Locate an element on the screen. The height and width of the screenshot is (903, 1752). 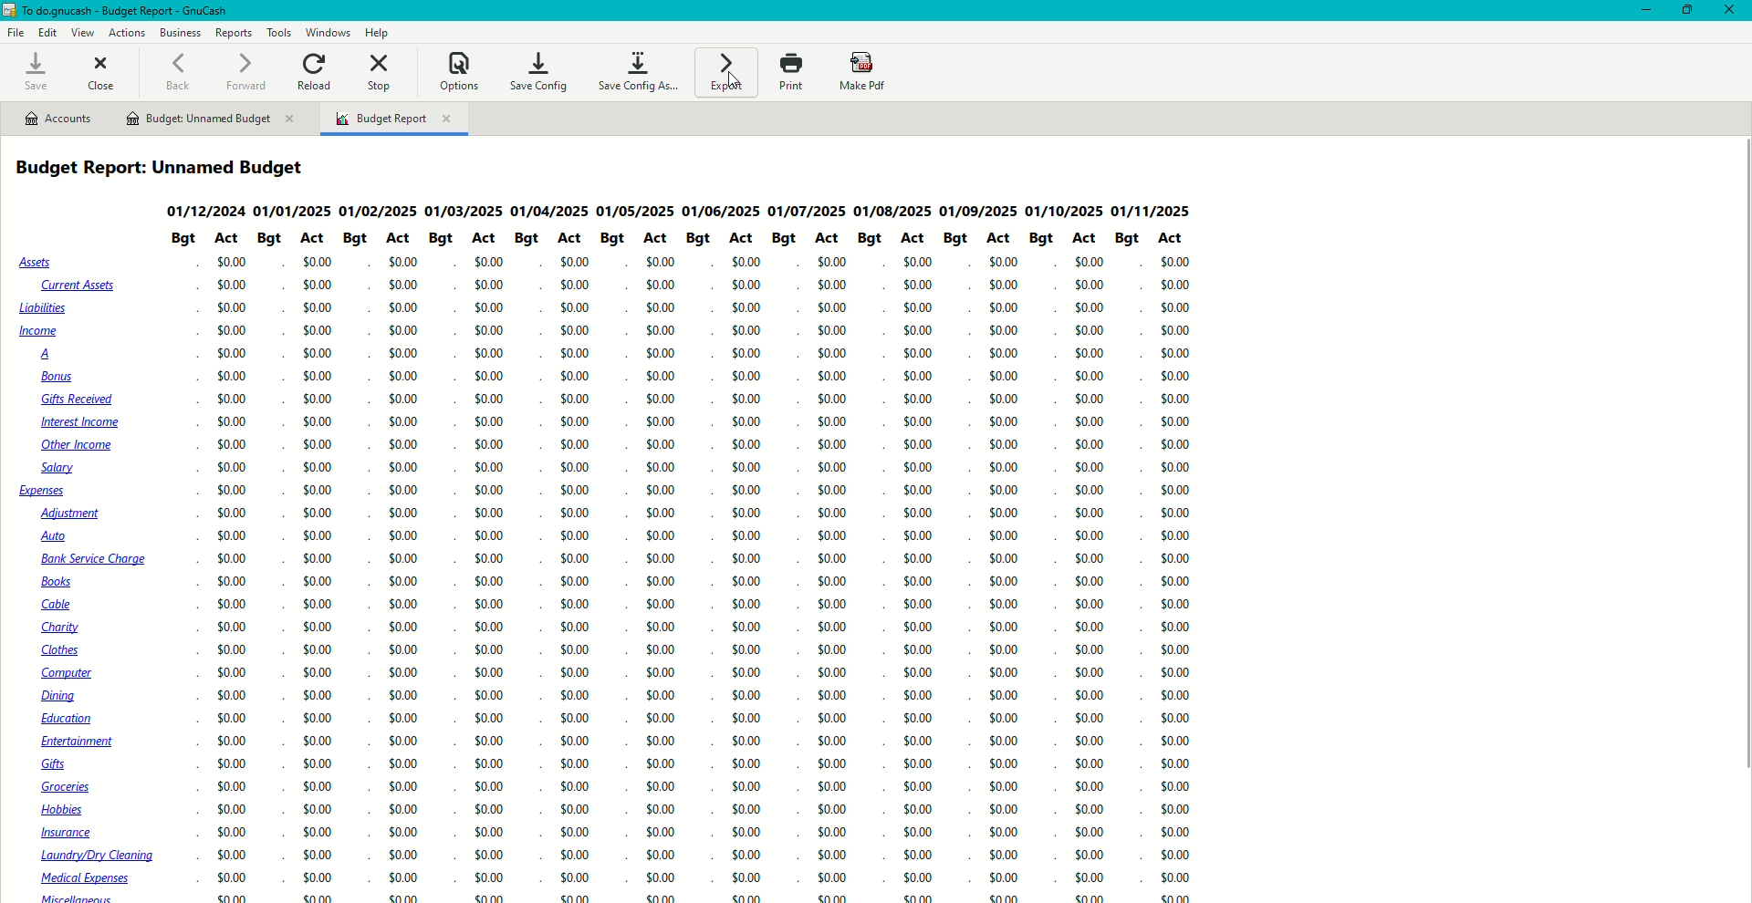
$0.00 is located at coordinates (576, 512).